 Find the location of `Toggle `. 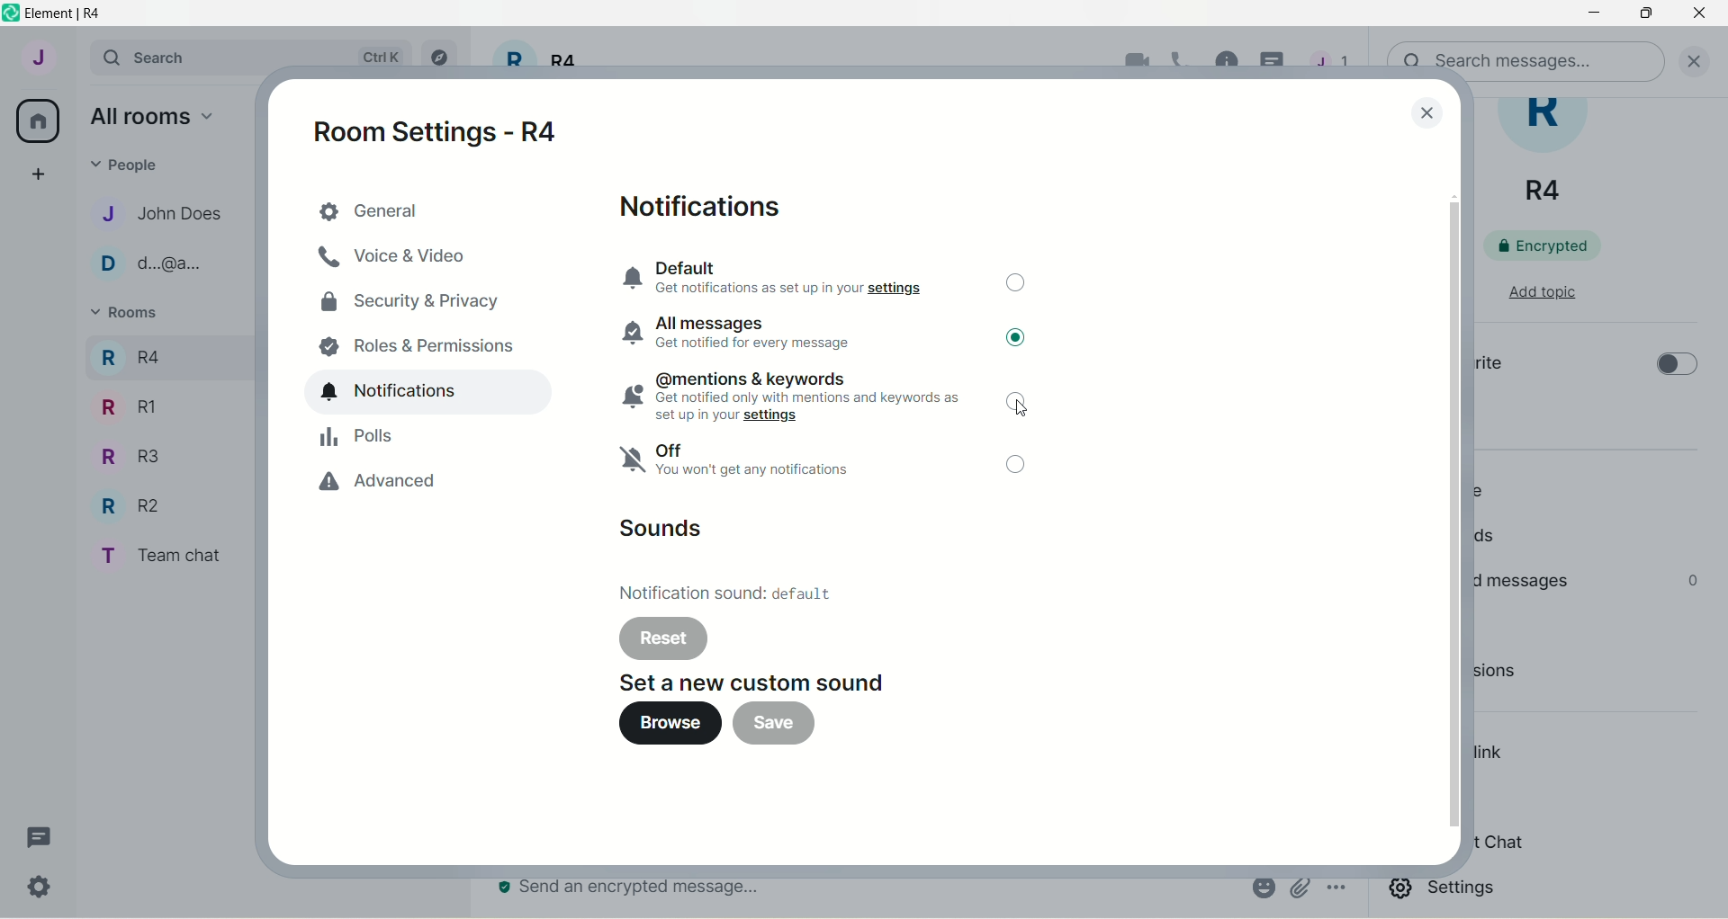

Toggle  is located at coordinates (1019, 468).